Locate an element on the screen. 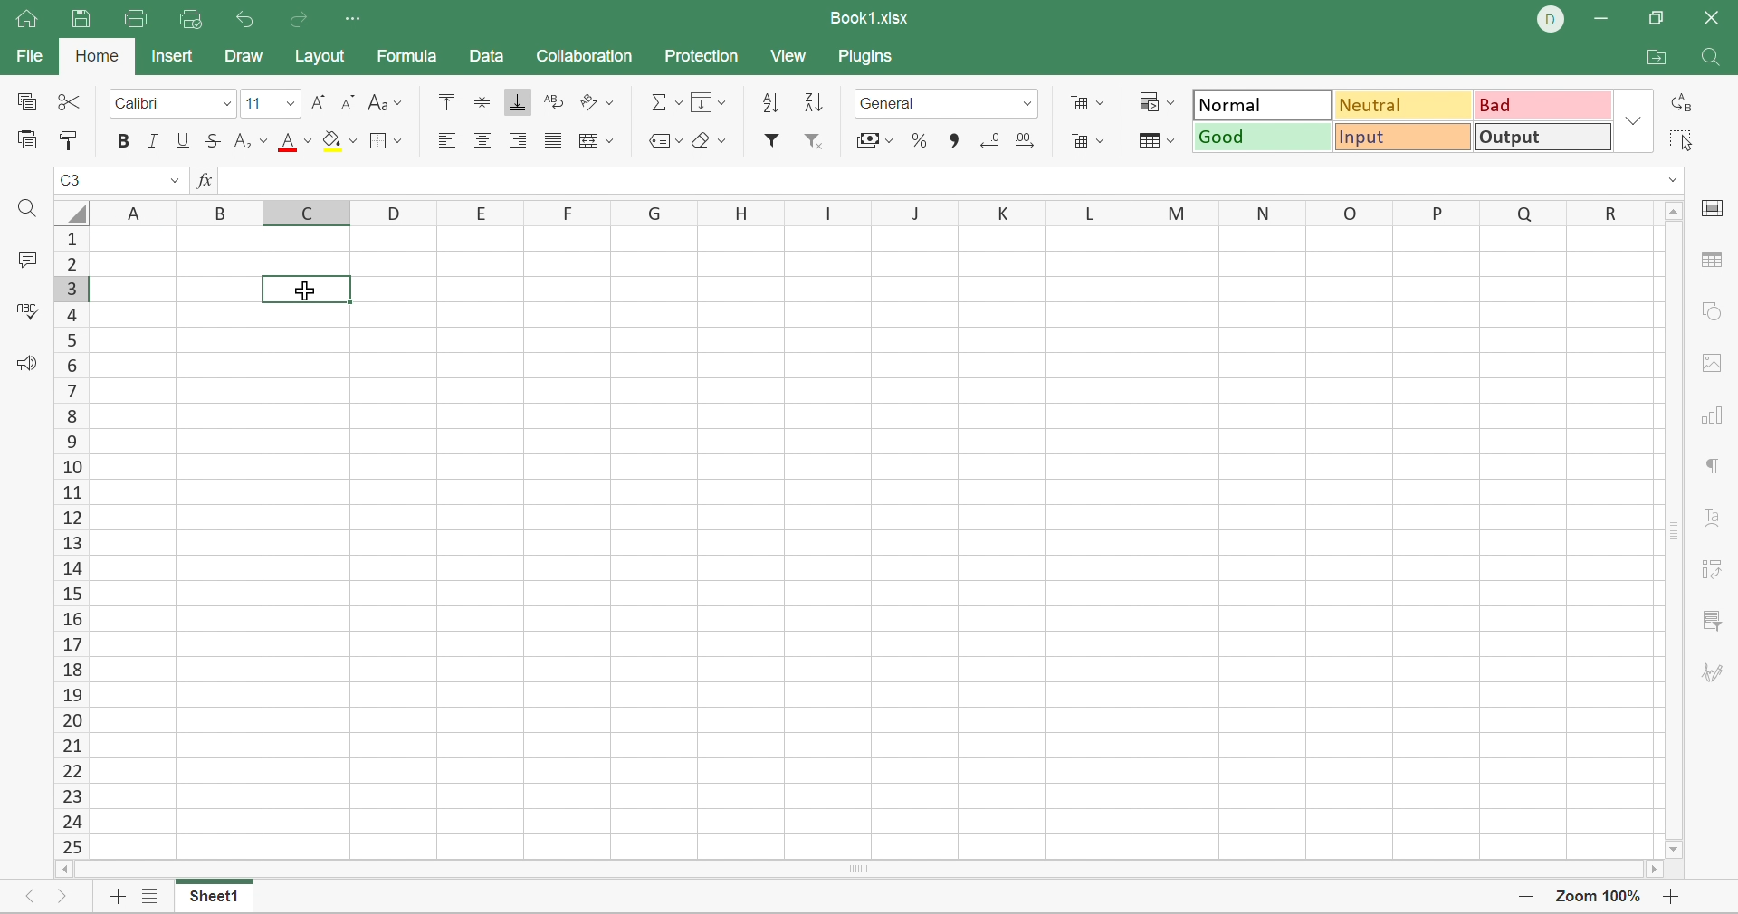  DELL is located at coordinates (1552, 20).